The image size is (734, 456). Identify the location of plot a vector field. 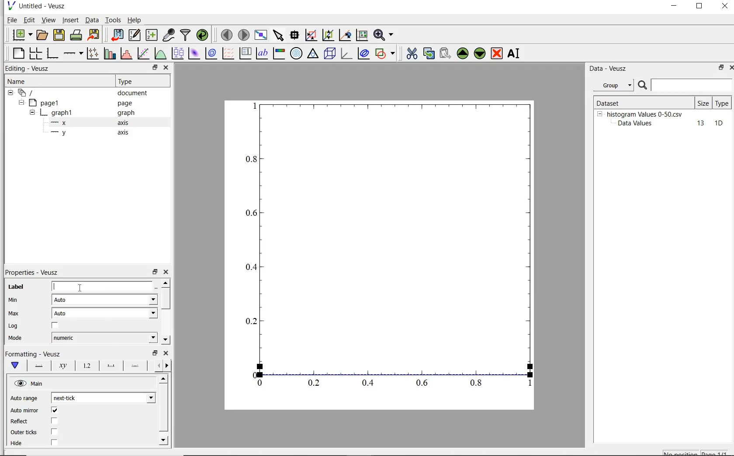
(229, 53).